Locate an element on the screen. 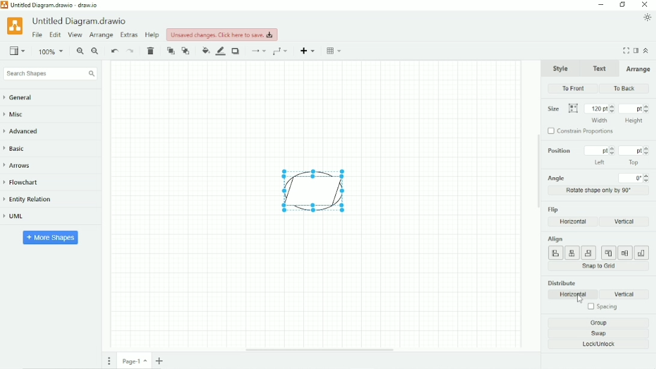 This screenshot has height=369, width=656. Flowchart is located at coordinates (26, 183).